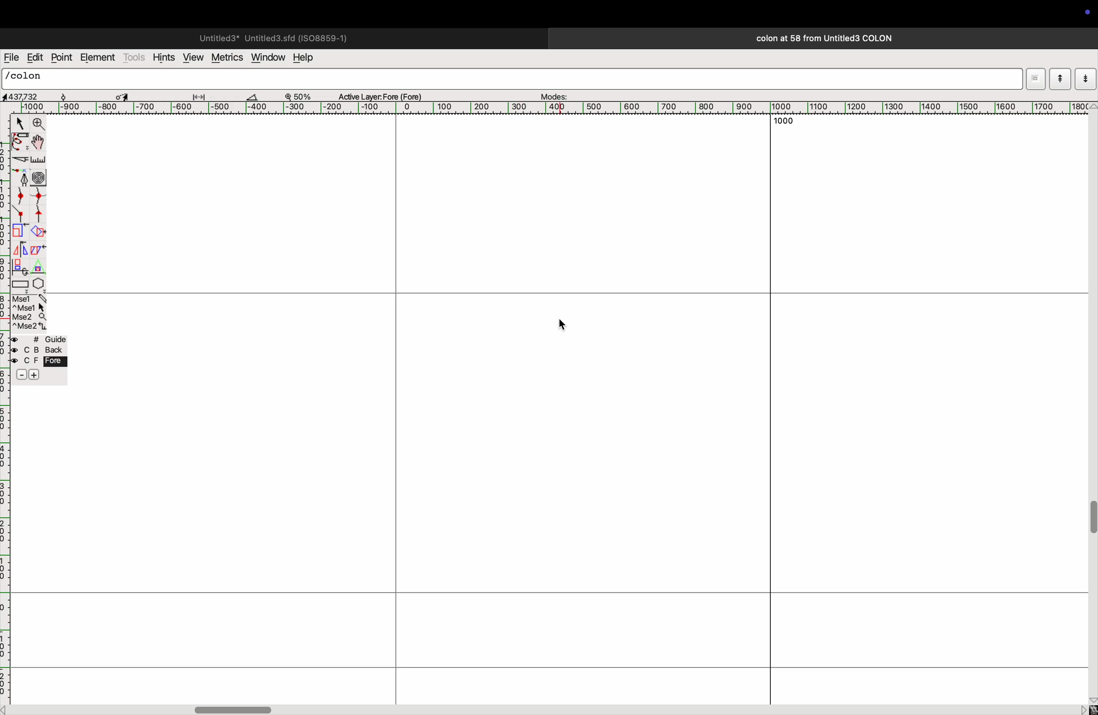 This screenshot has height=715, width=1098. What do you see at coordinates (267, 58) in the screenshot?
I see `window` at bounding box center [267, 58].